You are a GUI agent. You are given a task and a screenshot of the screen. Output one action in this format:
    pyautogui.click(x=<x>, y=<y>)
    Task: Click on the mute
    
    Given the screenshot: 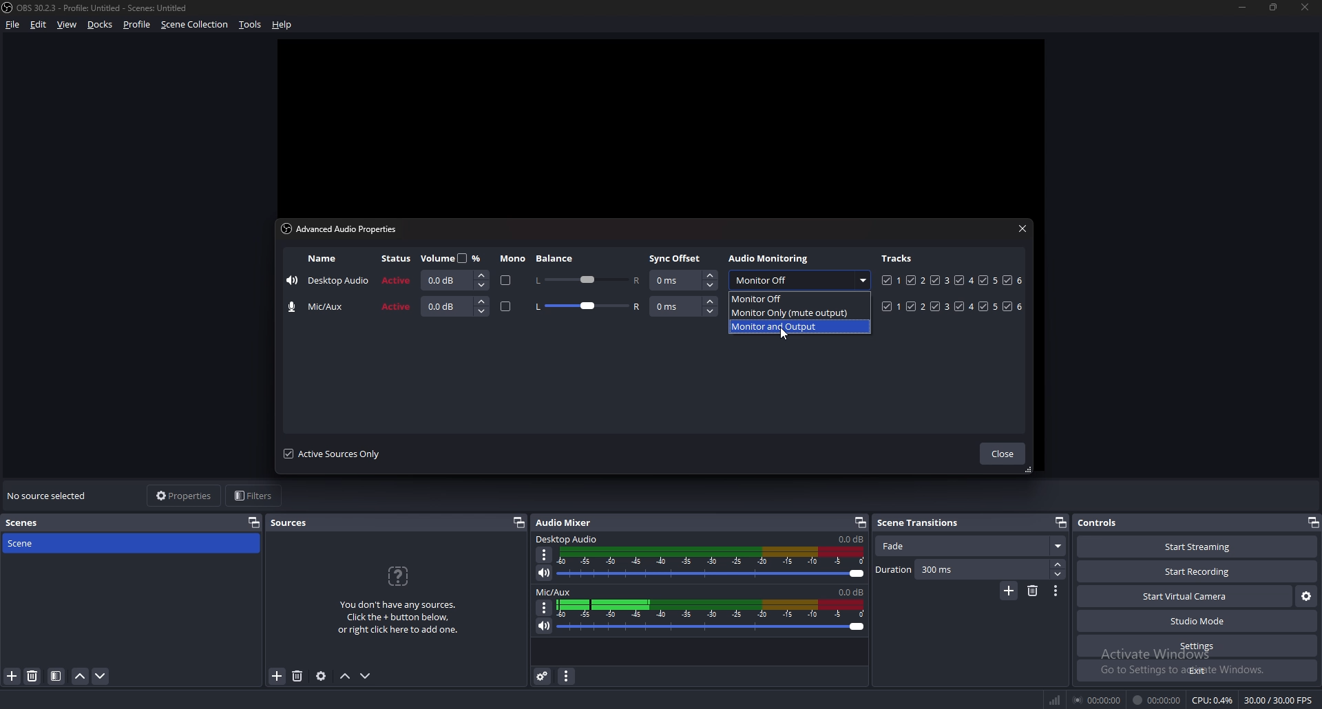 What is the action you would take?
    pyautogui.click(x=543, y=626)
    